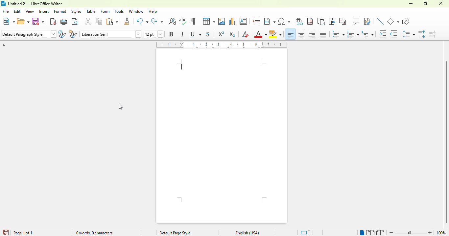 The width and height of the screenshot is (449, 236). What do you see at coordinates (99, 21) in the screenshot?
I see `copy` at bounding box center [99, 21].